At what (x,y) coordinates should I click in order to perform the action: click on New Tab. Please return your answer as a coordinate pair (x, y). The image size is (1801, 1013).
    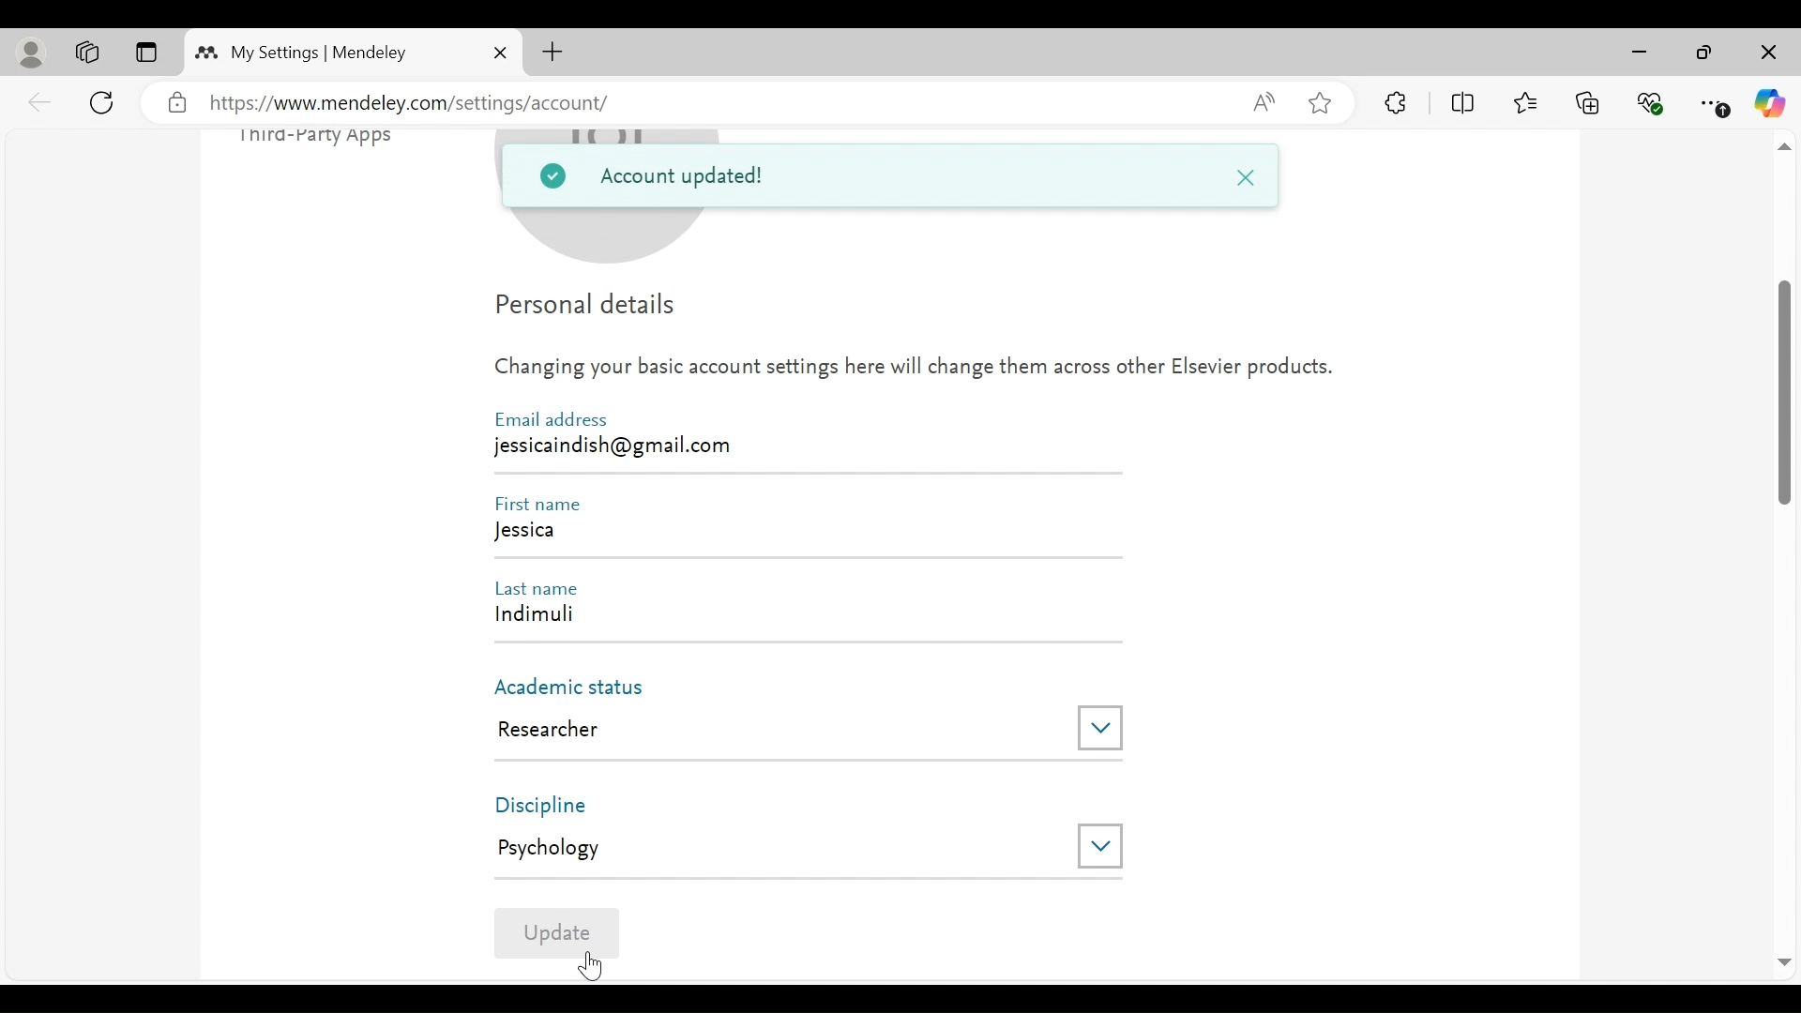
    Looking at the image, I should click on (552, 52).